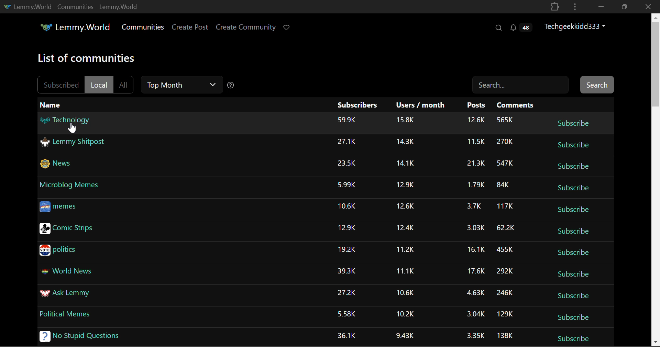 This screenshot has height=347, width=660. Describe the element at coordinates (405, 120) in the screenshot. I see `Amount ` at that location.